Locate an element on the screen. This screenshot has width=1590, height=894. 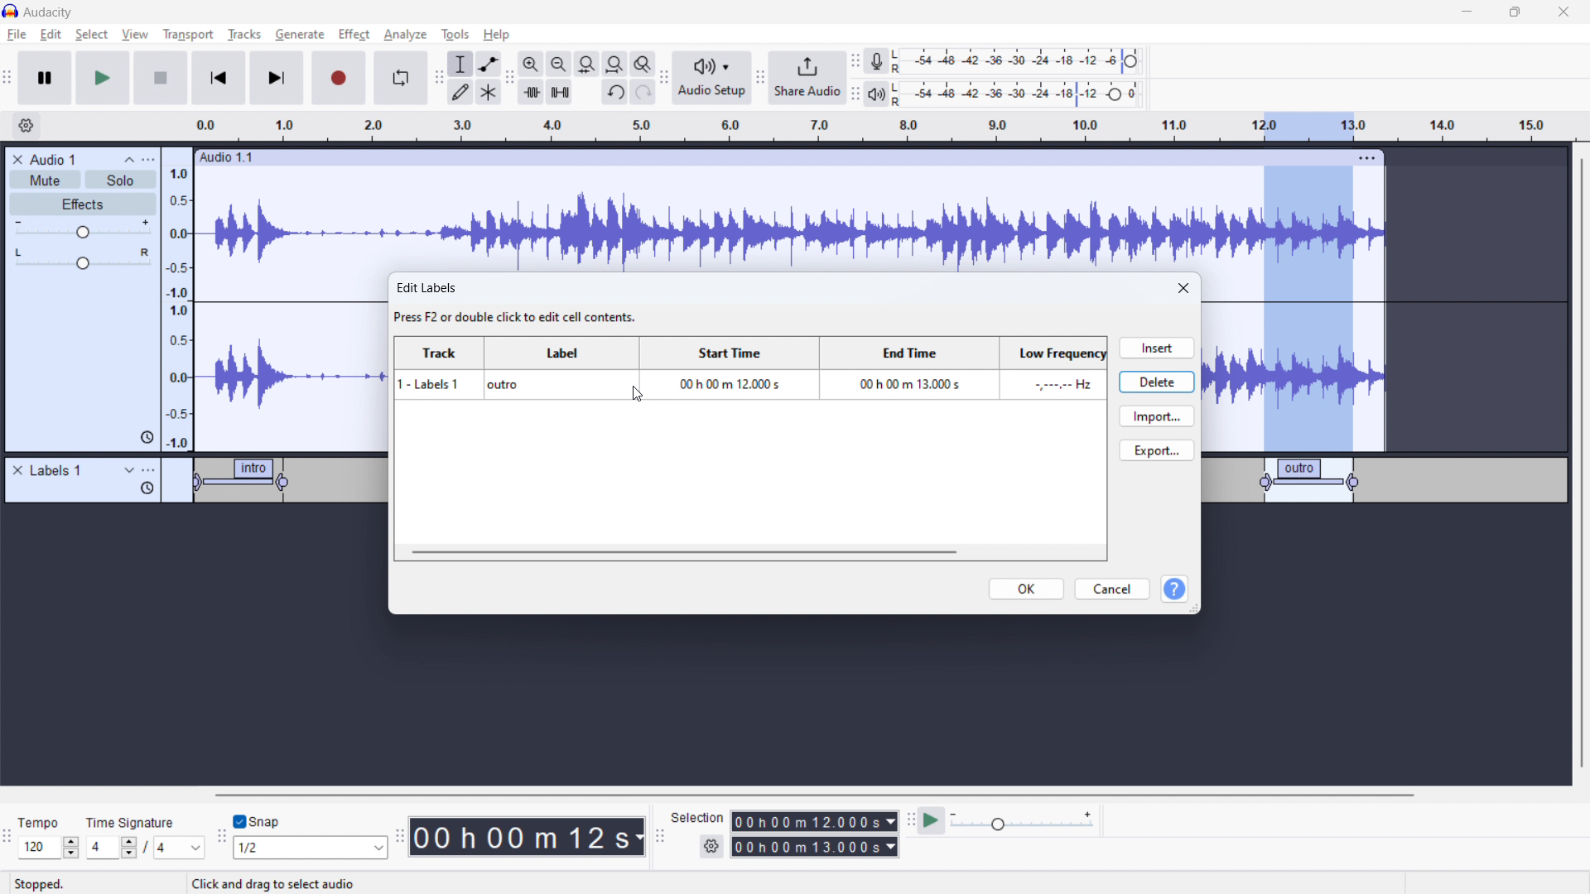
low frequency is located at coordinates (1051, 368).